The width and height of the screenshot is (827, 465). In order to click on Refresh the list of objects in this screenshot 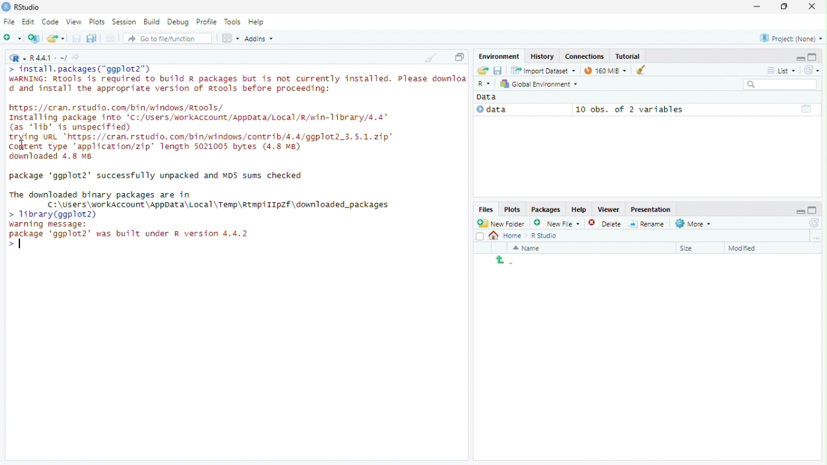, I will do `click(811, 69)`.